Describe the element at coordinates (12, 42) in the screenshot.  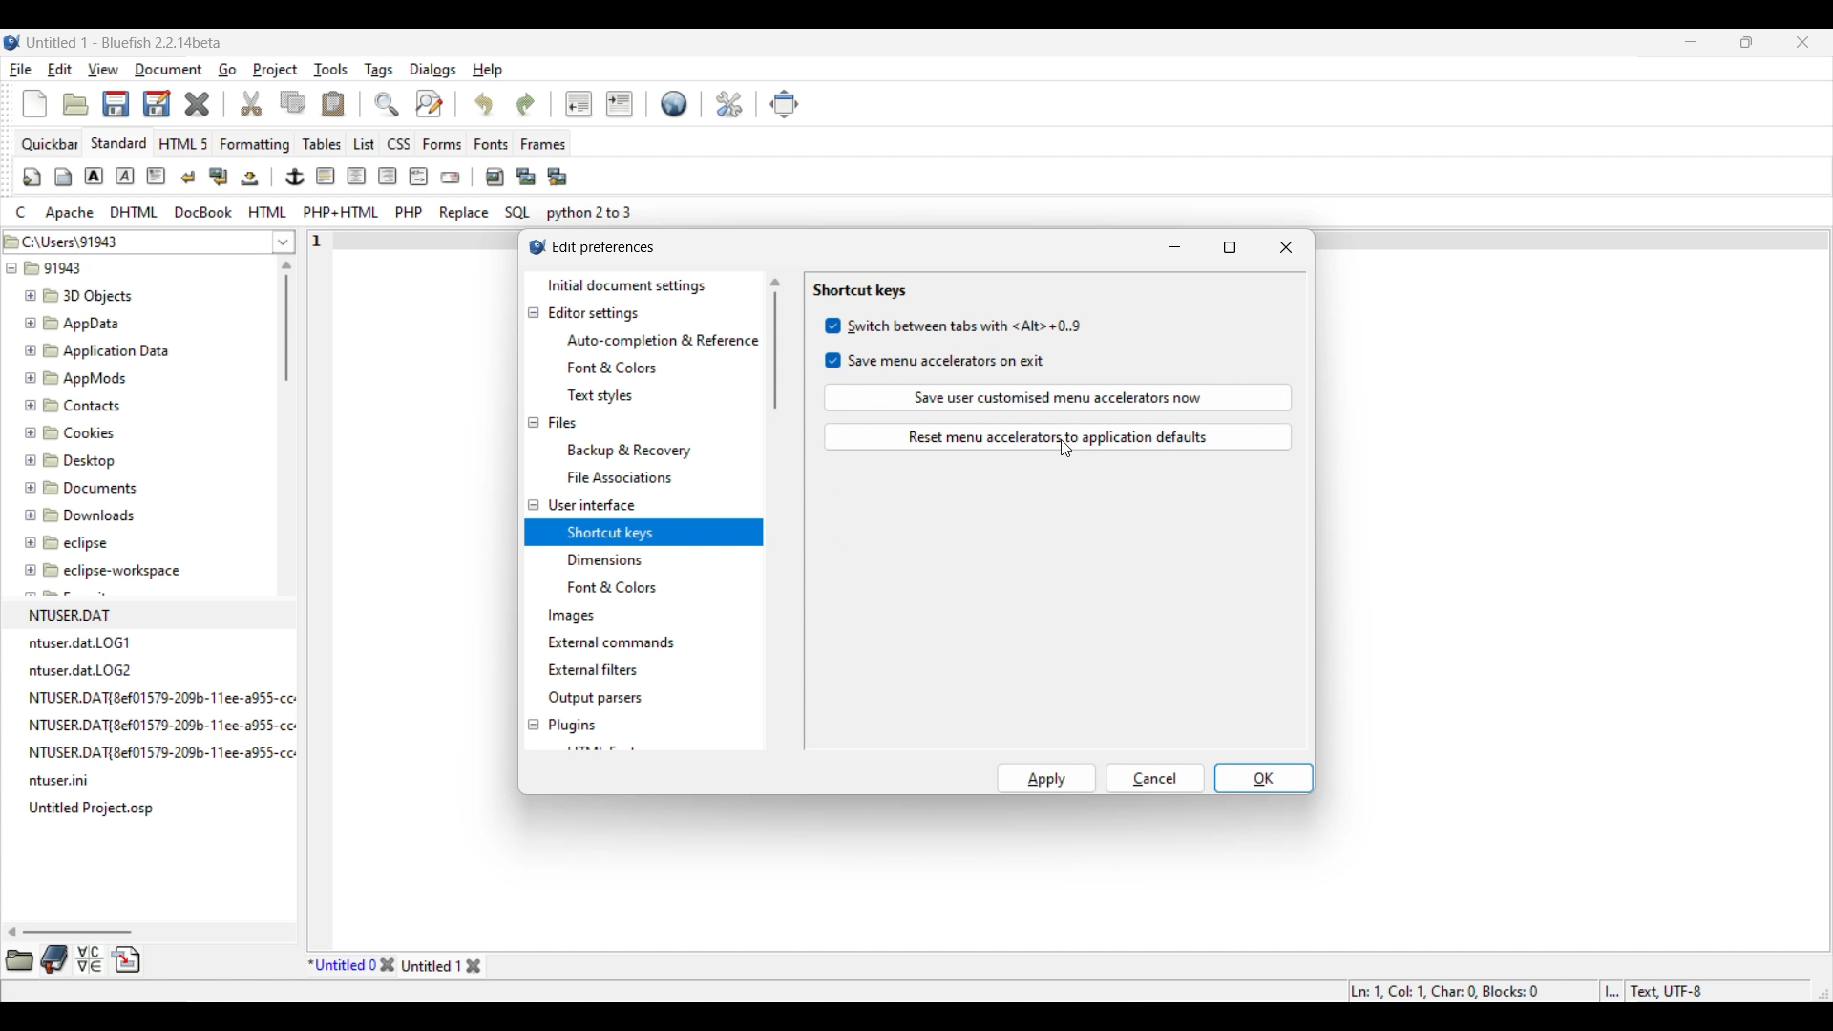
I see `Software logo` at that location.